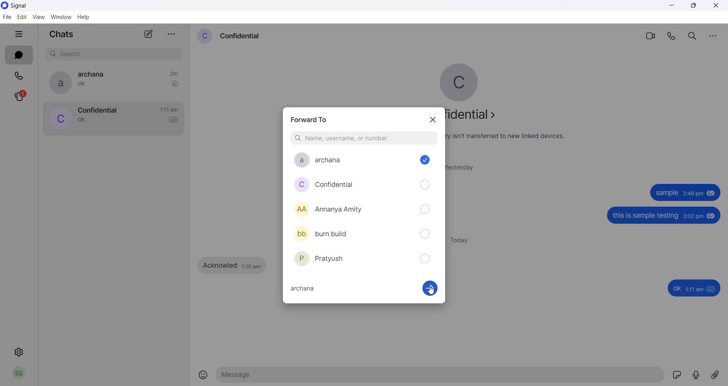  What do you see at coordinates (149, 36) in the screenshot?
I see `new chat` at bounding box center [149, 36].